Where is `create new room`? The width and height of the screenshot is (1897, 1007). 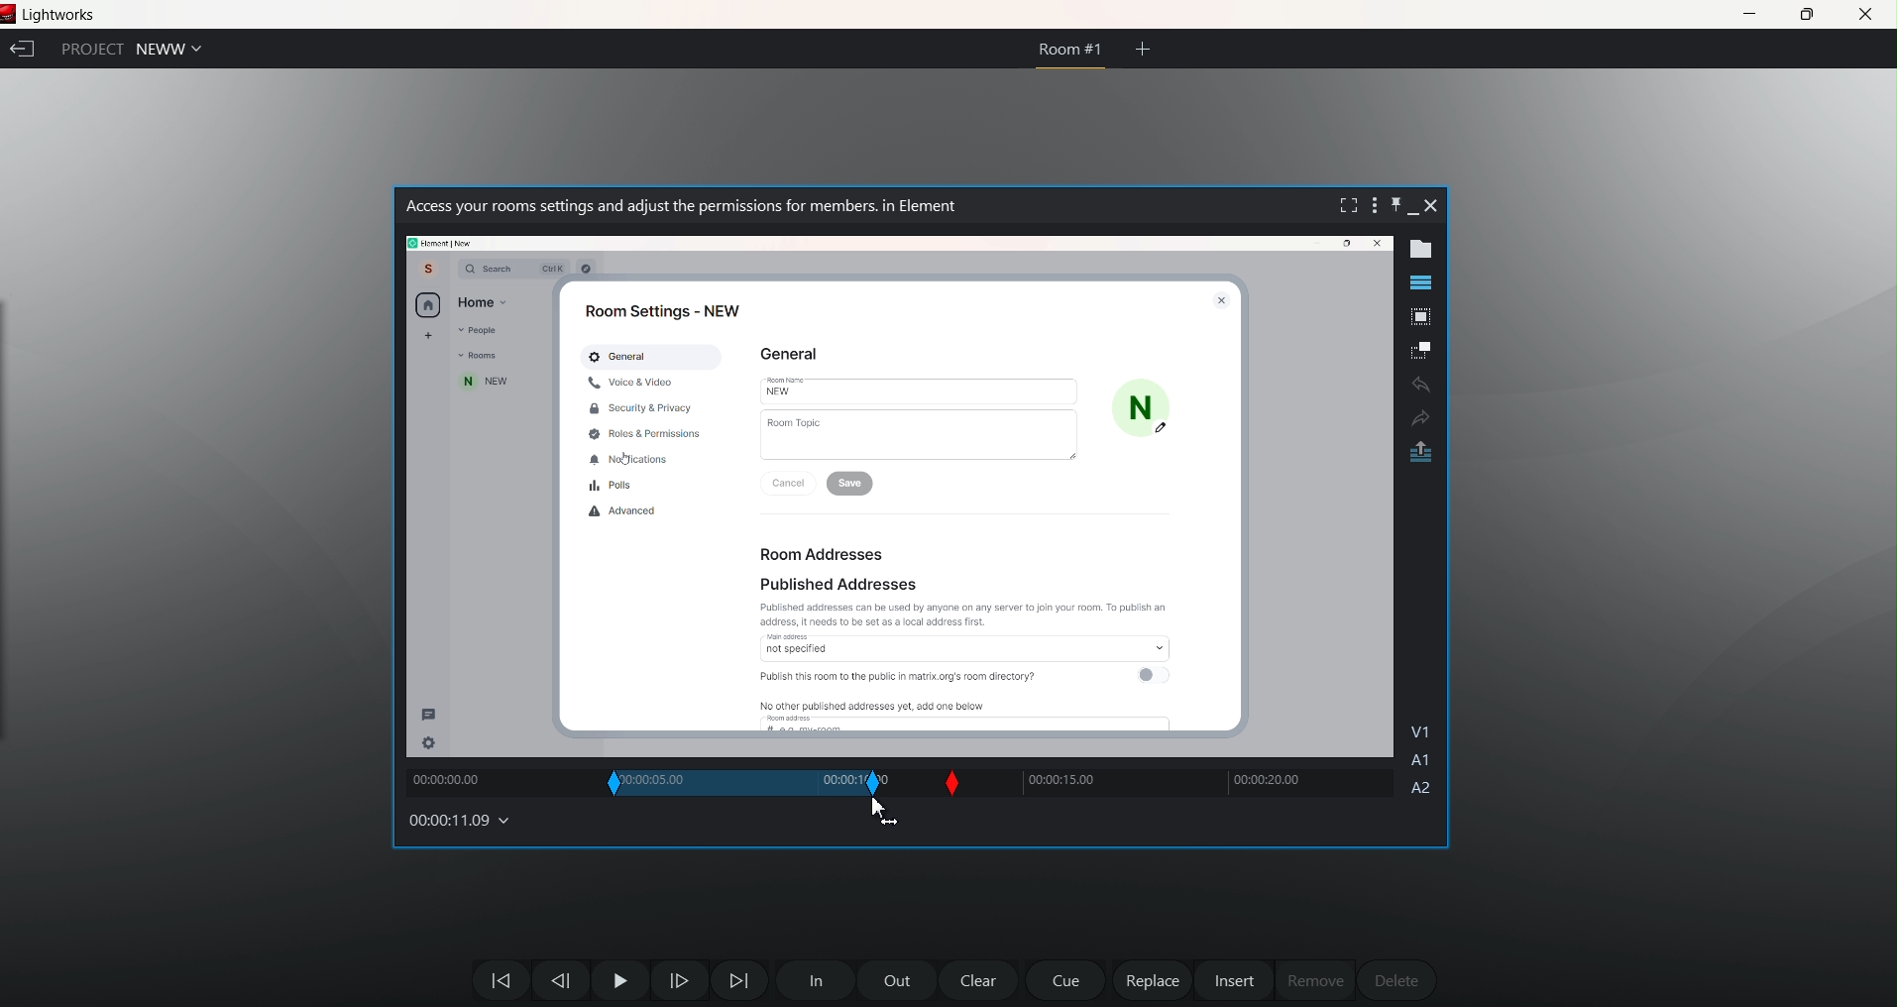
create new room is located at coordinates (1143, 47).